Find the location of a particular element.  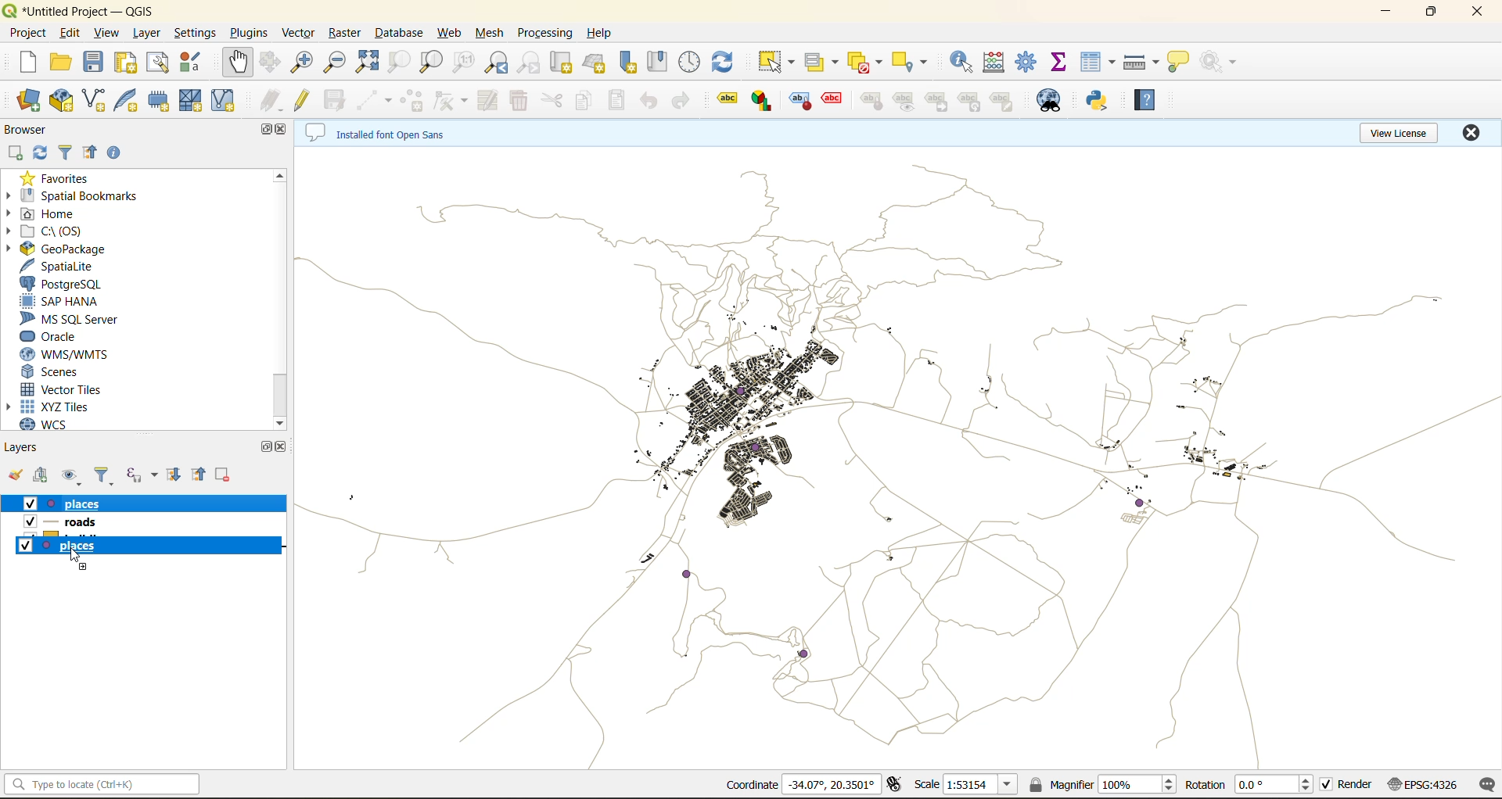

rotation is located at coordinates (1249, 784).